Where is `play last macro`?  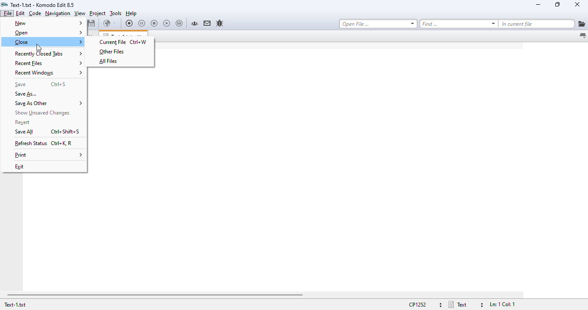
play last macro is located at coordinates (167, 24).